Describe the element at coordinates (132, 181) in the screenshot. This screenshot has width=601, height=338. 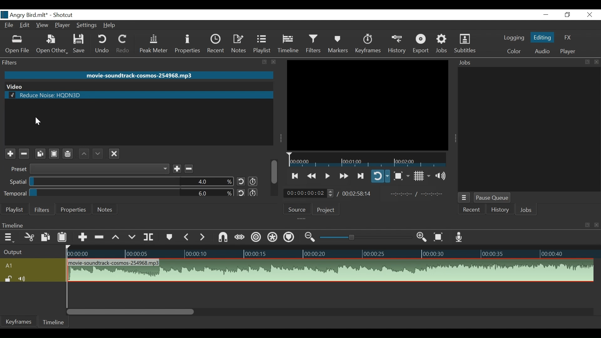
I see `Adjust Spatial percentage` at that location.